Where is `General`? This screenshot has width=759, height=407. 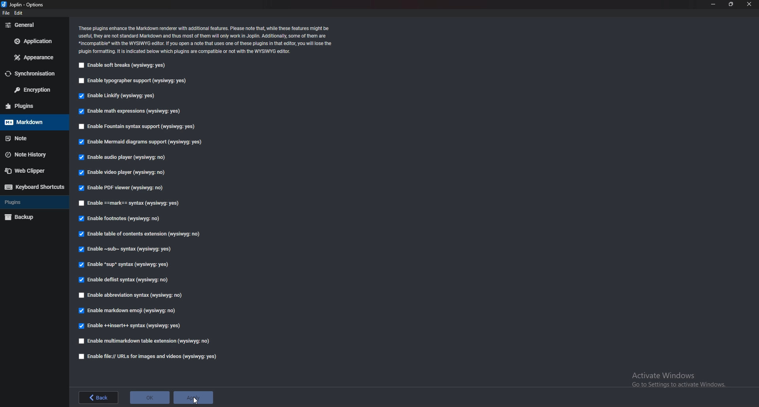
General is located at coordinates (33, 25).